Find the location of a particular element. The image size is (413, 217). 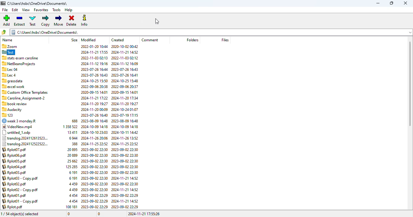

2023-09-02 22:30 is located at coordinates (95, 172).